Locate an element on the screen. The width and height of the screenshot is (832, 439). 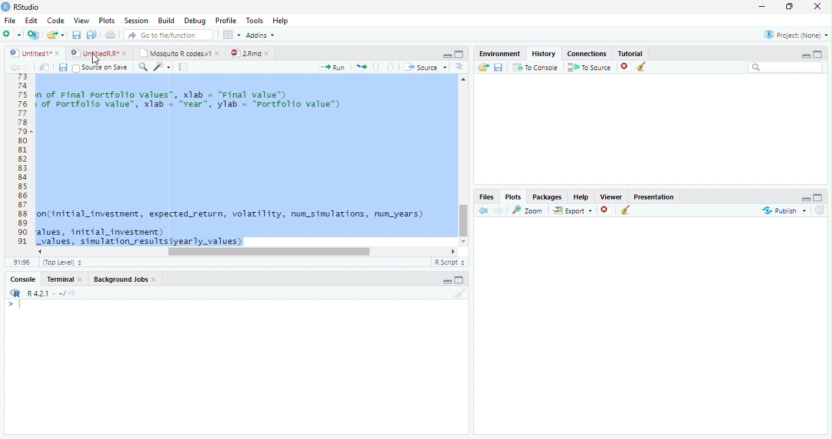
Show document outline is located at coordinates (459, 68).